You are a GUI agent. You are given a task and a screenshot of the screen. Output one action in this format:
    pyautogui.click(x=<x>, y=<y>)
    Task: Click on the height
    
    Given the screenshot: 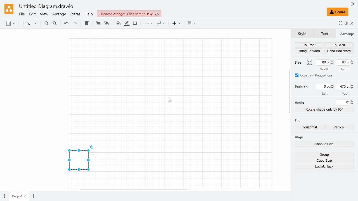 What is the action you would take?
    pyautogui.click(x=344, y=70)
    